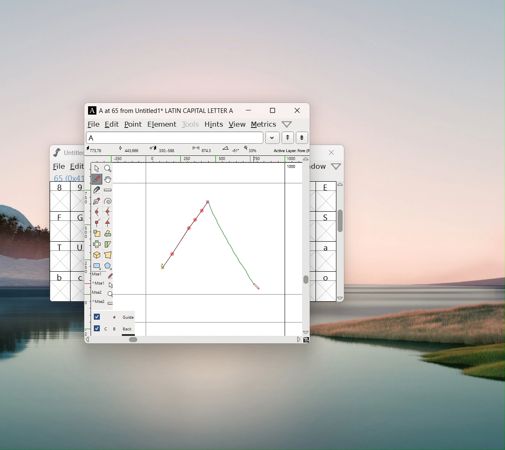  I want to click on vertical ruler, so click(87, 248).